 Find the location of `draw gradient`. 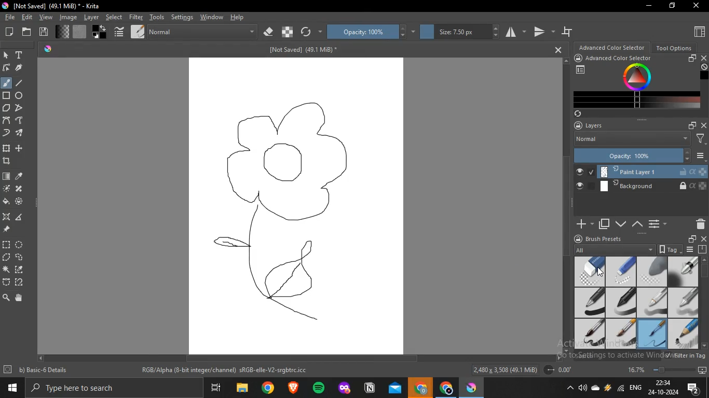

draw gradient is located at coordinates (7, 177).